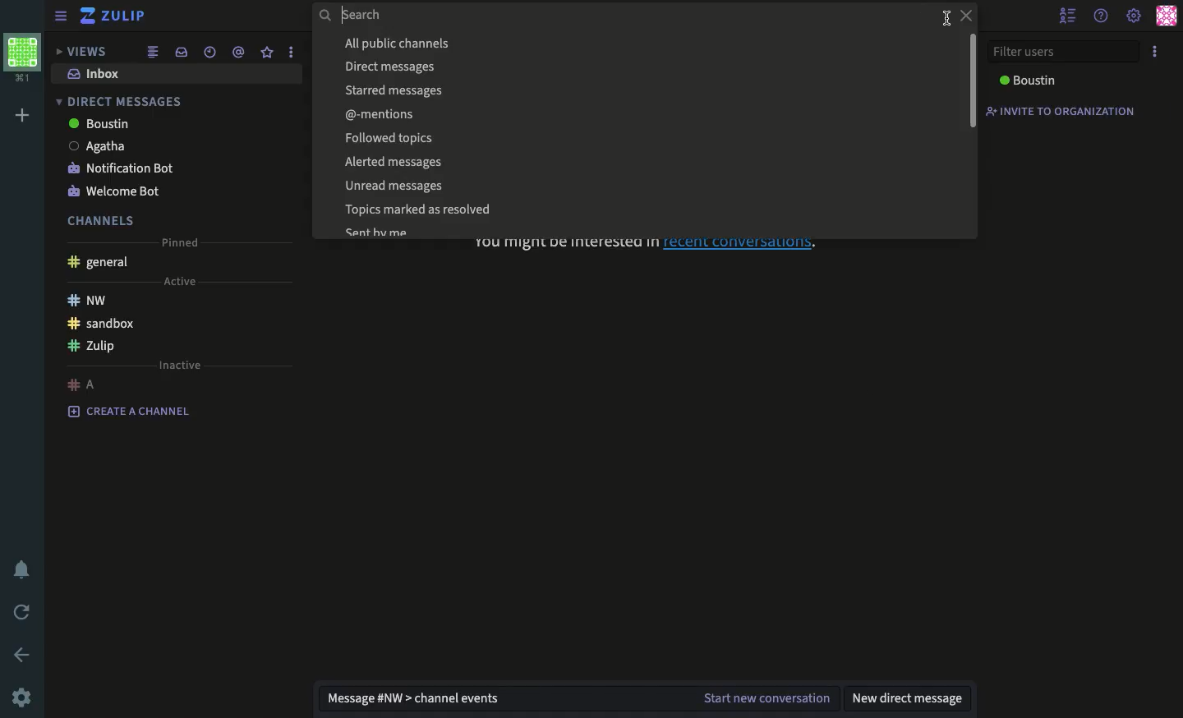  I want to click on active, so click(177, 282).